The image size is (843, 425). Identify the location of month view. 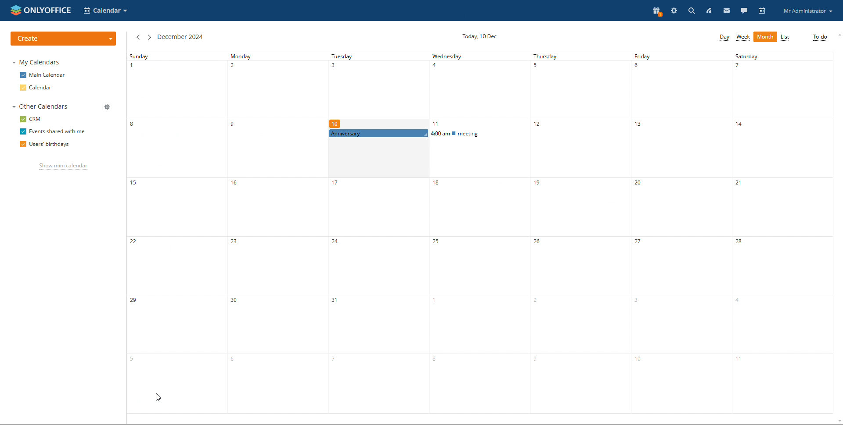
(765, 37).